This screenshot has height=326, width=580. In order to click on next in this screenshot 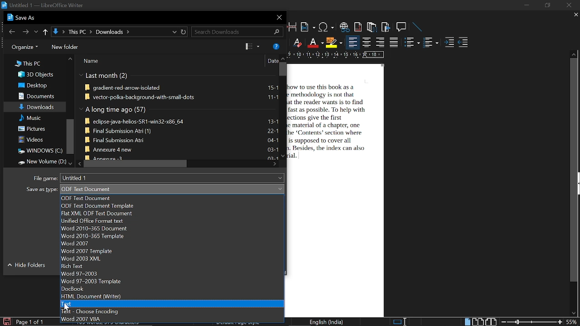, I will do `click(24, 31)`.